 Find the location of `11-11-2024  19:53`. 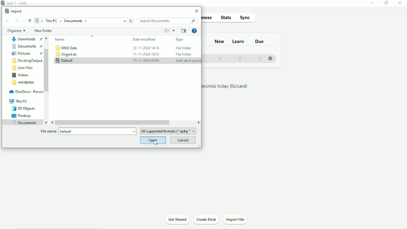

11-11-2024  19:53 is located at coordinates (147, 54).